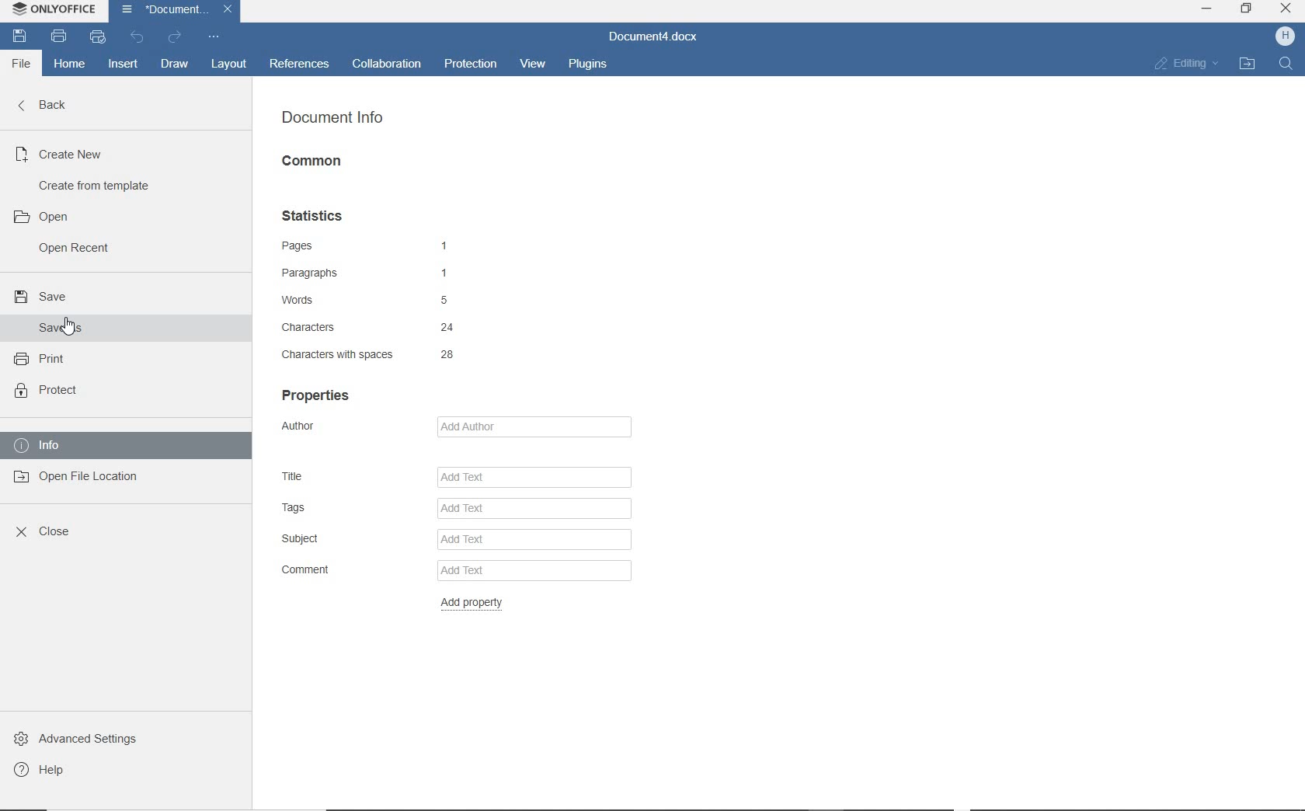 Image resolution: width=1305 pixels, height=811 pixels. I want to click on properties, so click(315, 393).